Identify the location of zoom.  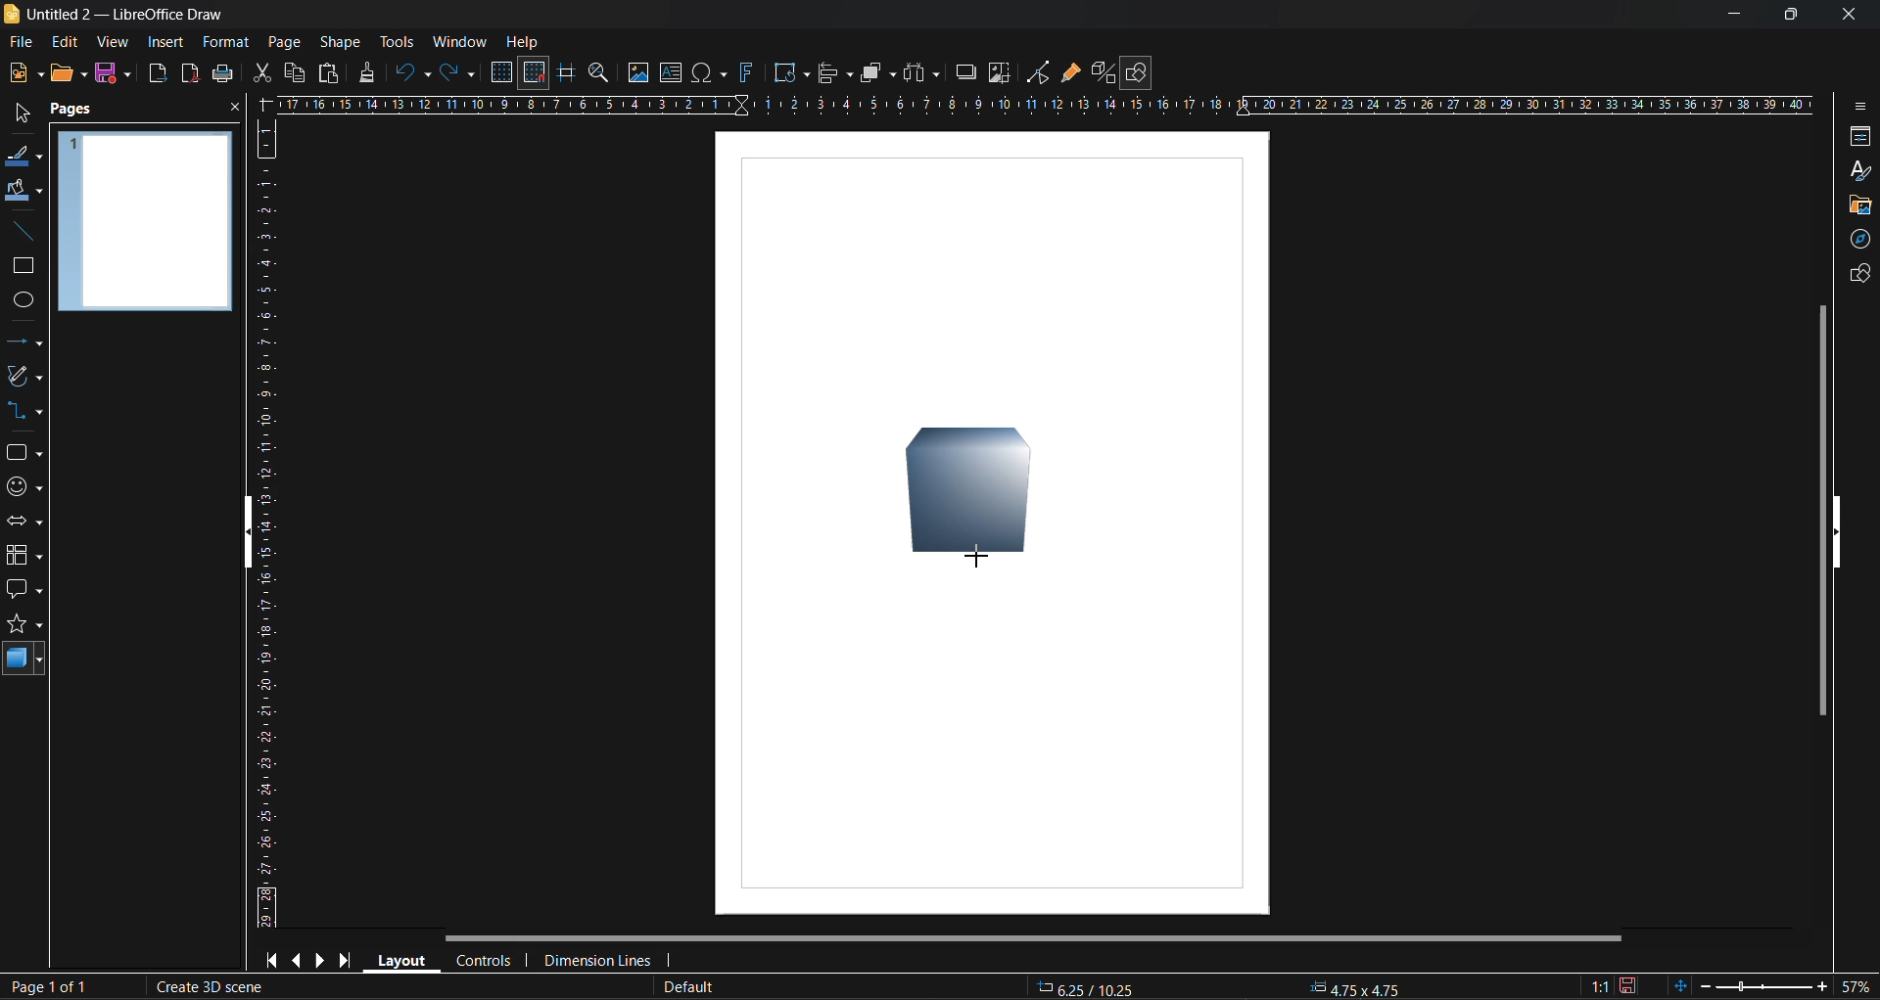
(603, 75).